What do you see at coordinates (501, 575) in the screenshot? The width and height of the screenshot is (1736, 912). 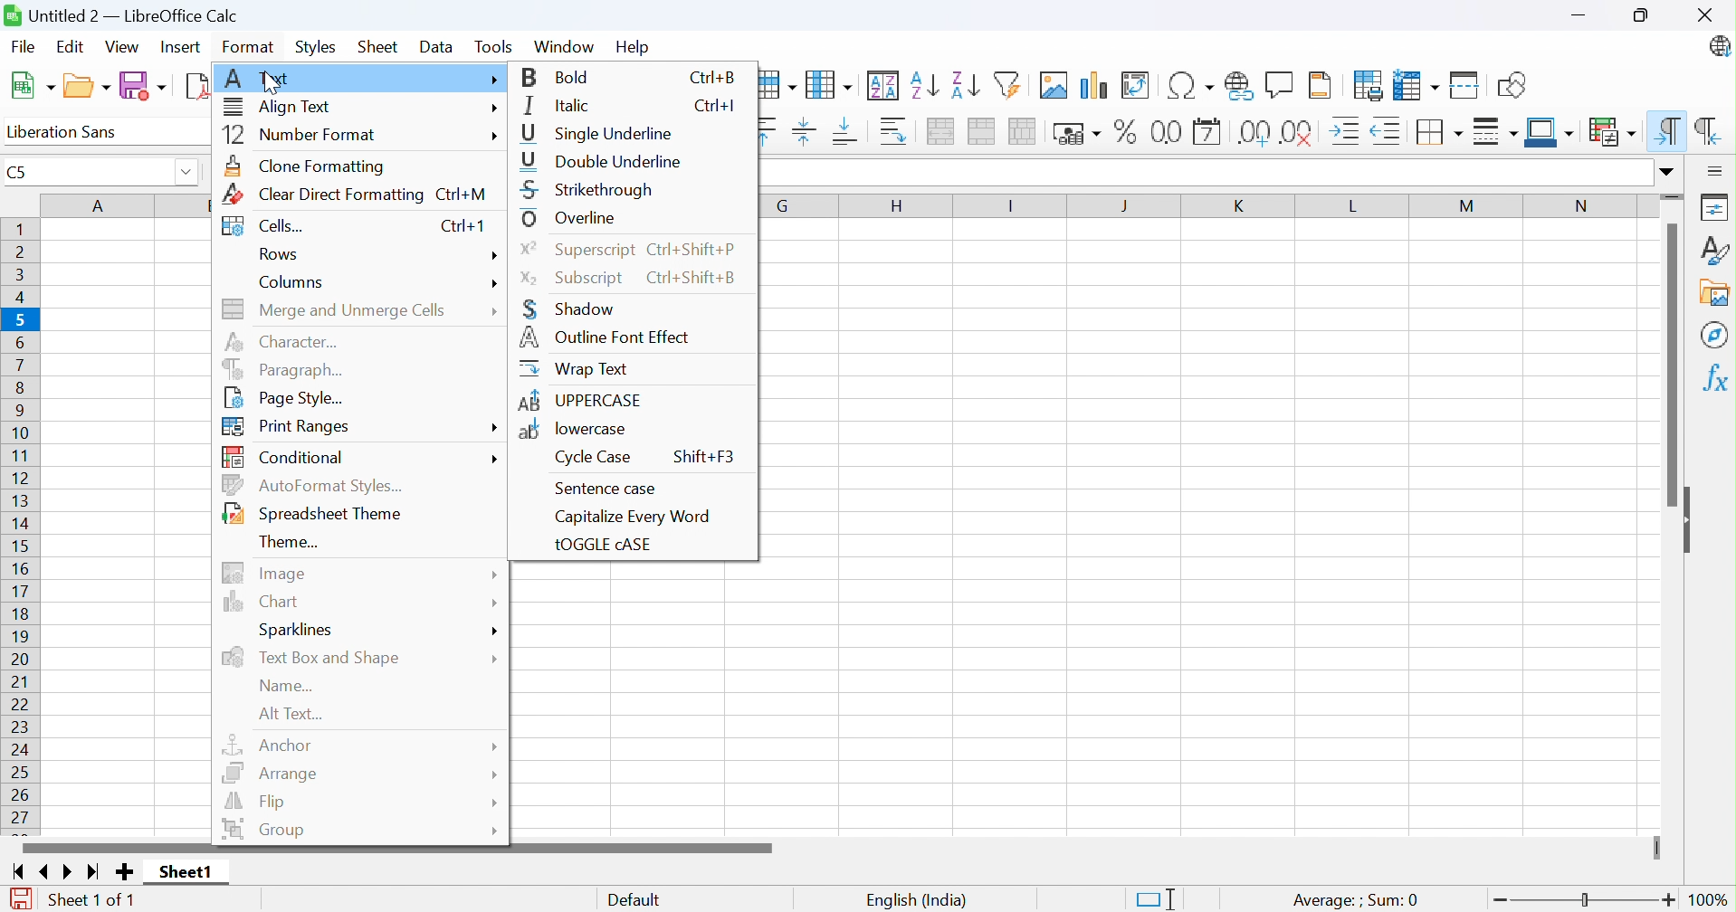 I see `More` at bounding box center [501, 575].